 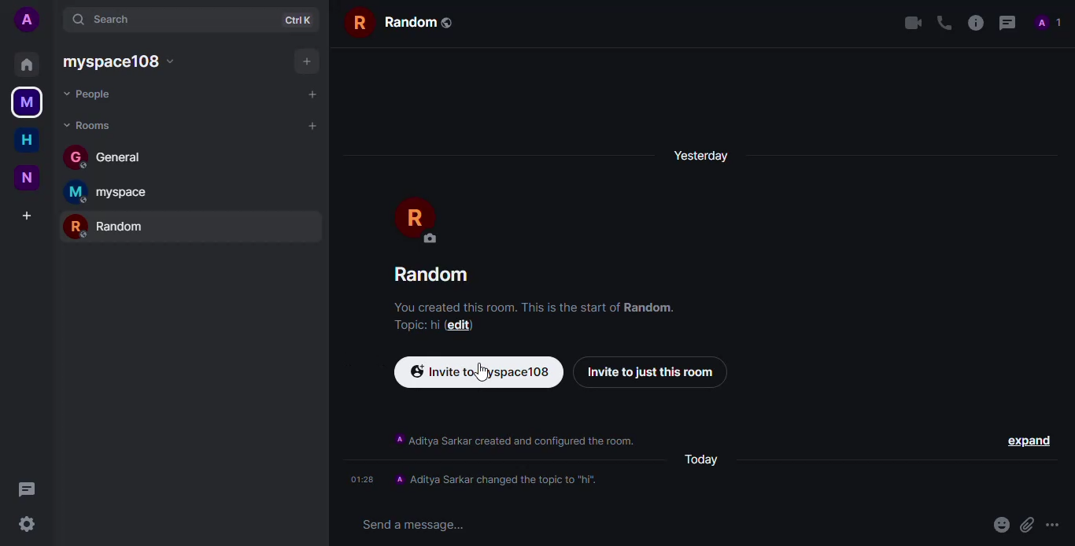 I want to click on add, so click(x=312, y=93).